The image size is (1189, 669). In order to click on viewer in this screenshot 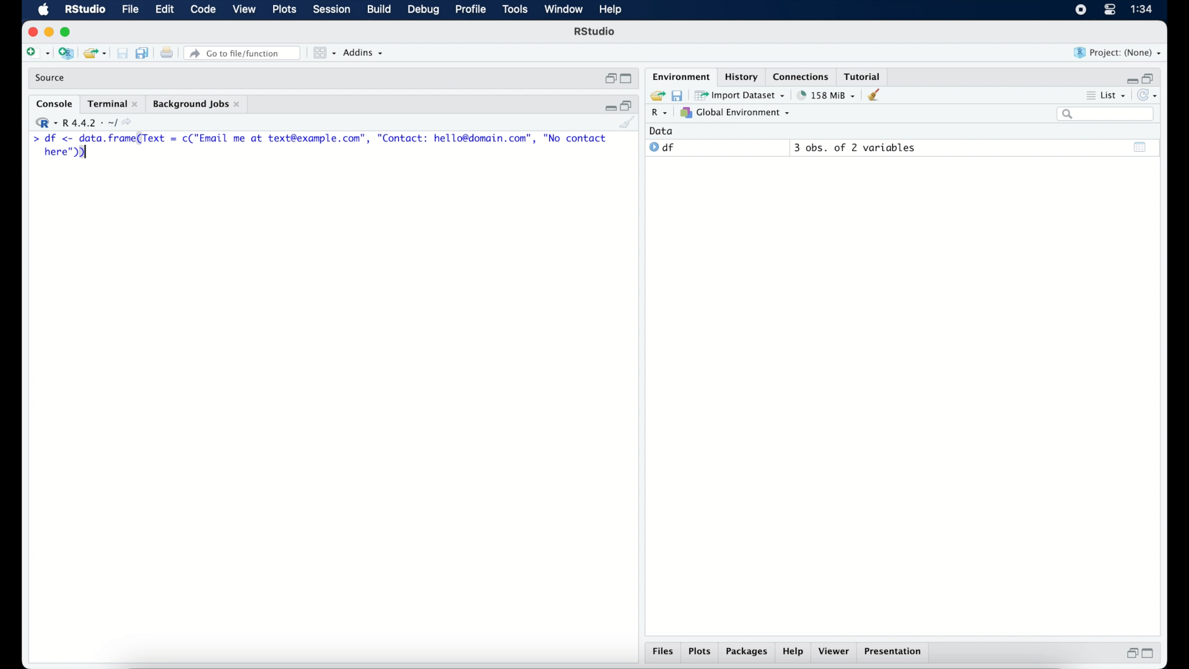, I will do `click(835, 652)`.